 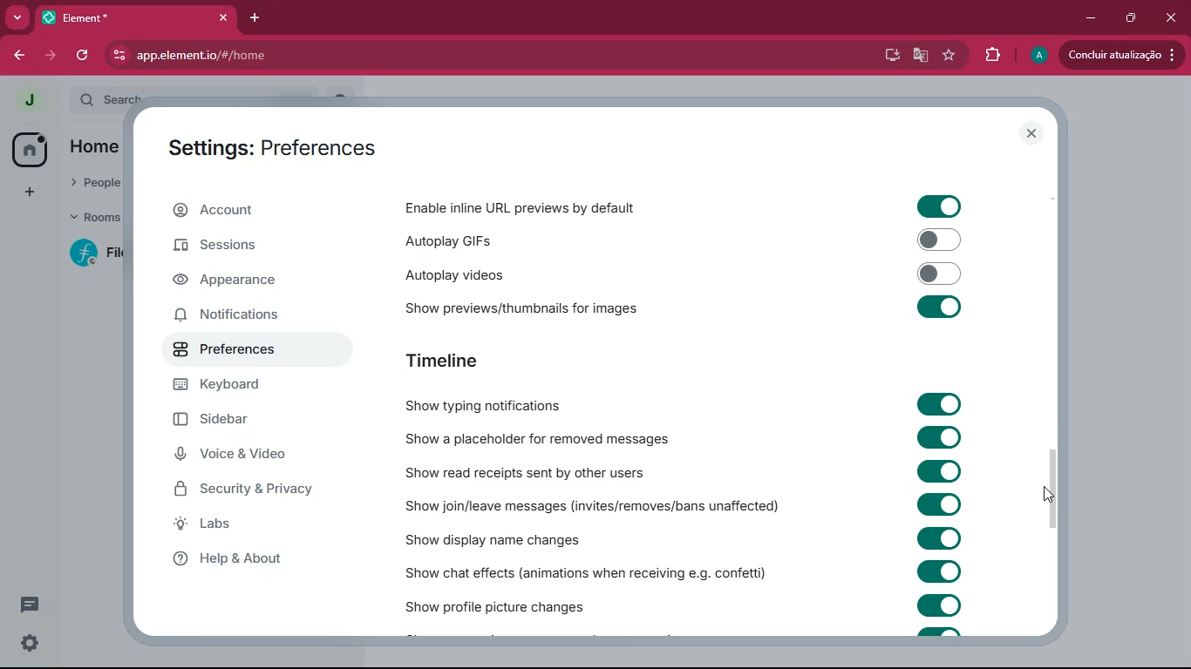 What do you see at coordinates (251, 557) in the screenshot?
I see `help & about` at bounding box center [251, 557].